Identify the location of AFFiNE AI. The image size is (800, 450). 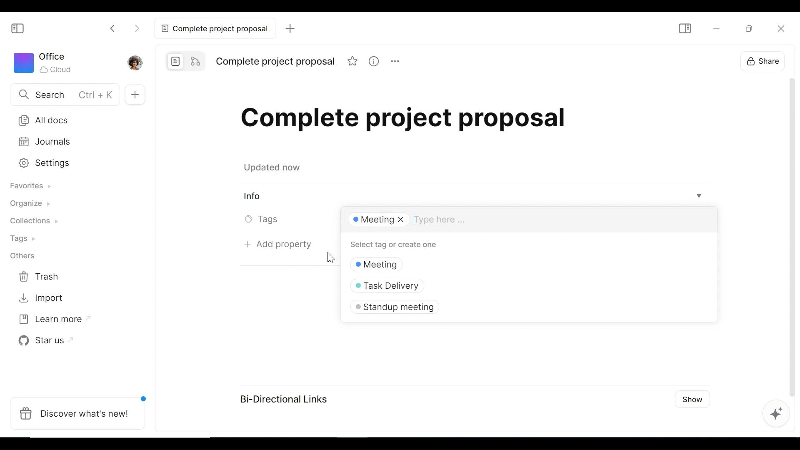
(779, 414).